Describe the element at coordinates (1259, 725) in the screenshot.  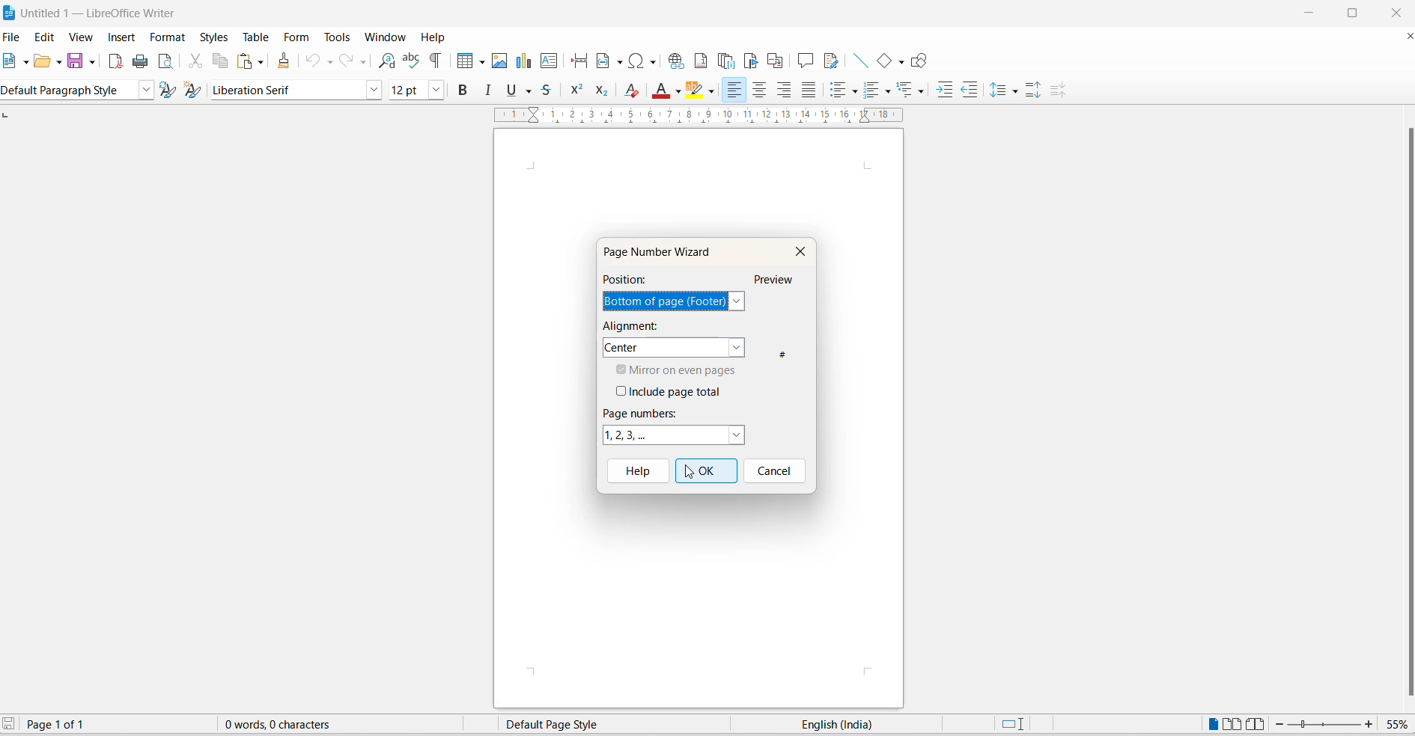
I see `book view` at that location.